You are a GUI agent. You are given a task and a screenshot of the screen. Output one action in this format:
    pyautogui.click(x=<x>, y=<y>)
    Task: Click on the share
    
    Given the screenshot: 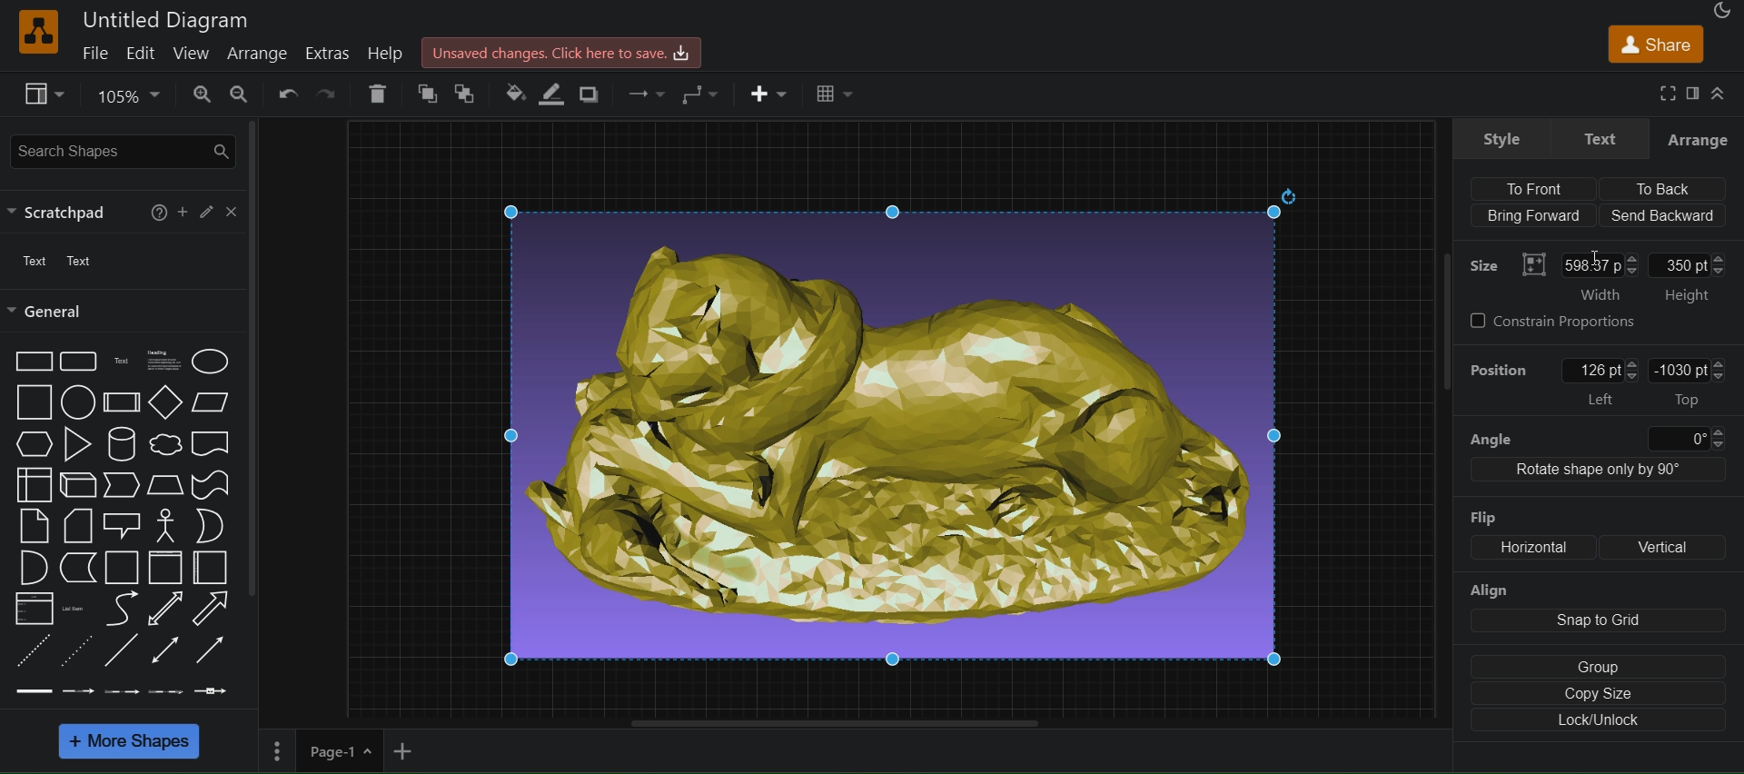 What is the action you would take?
    pyautogui.click(x=1653, y=44)
    